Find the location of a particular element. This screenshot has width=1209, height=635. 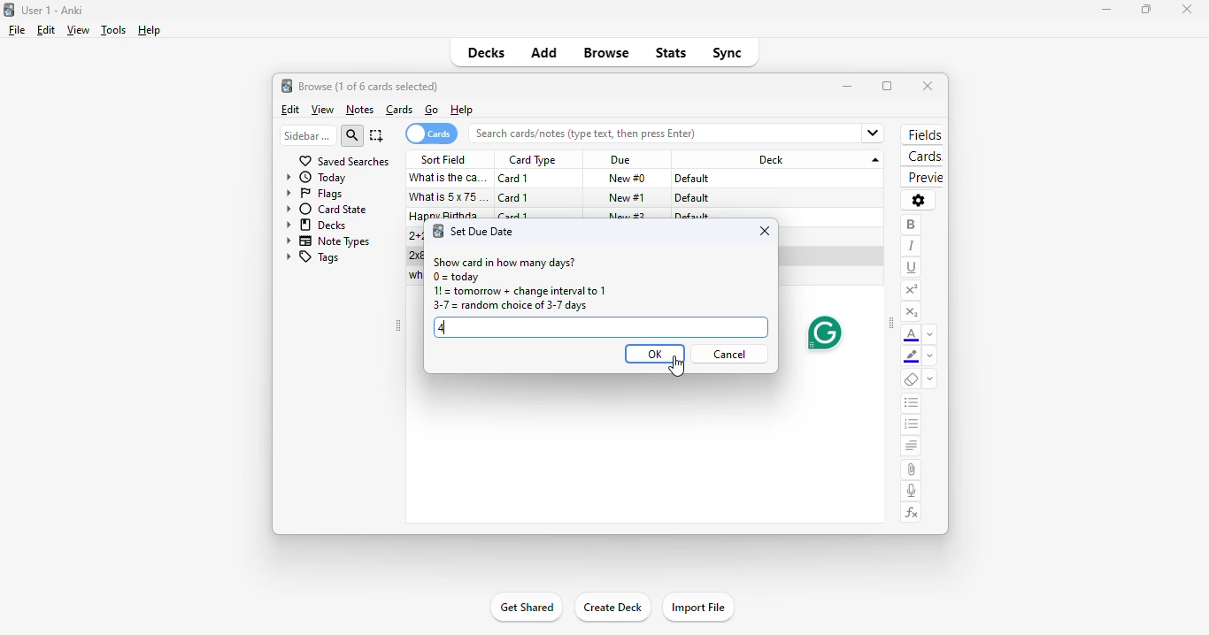

show card in how many days? is located at coordinates (504, 262).